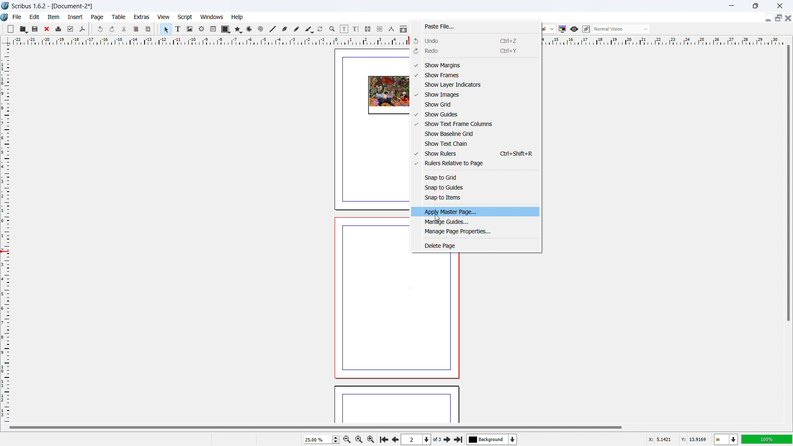  What do you see at coordinates (309, 29) in the screenshot?
I see `caligraphic line` at bounding box center [309, 29].